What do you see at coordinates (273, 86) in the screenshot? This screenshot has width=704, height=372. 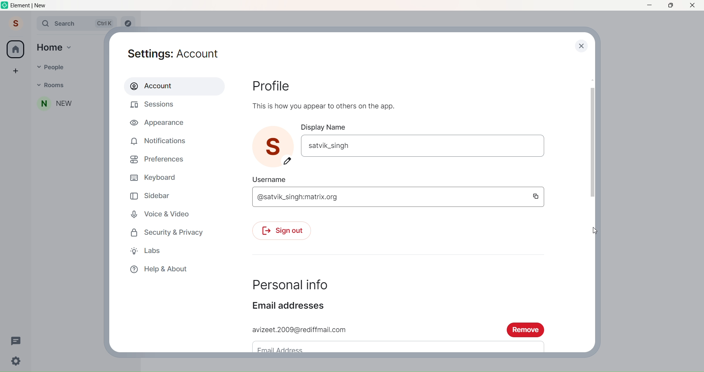 I see `Profile` at bounding box center [273, 86].